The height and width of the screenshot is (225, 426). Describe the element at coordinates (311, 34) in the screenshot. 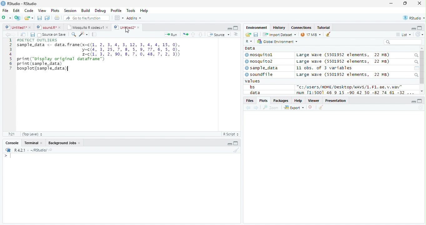

I see `17 MiB` at that location.